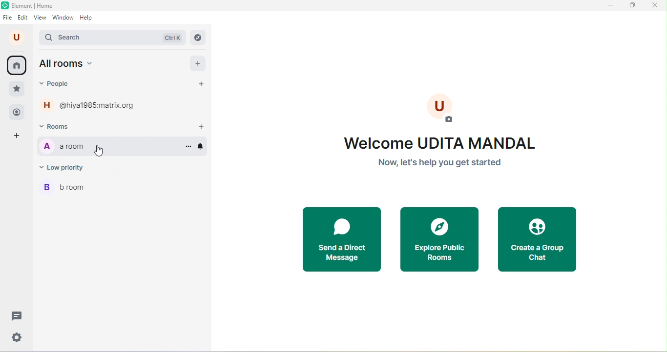 Image resolution: width=667 pixels, height=352 pixels. I want to click on view, so click(41, 18).